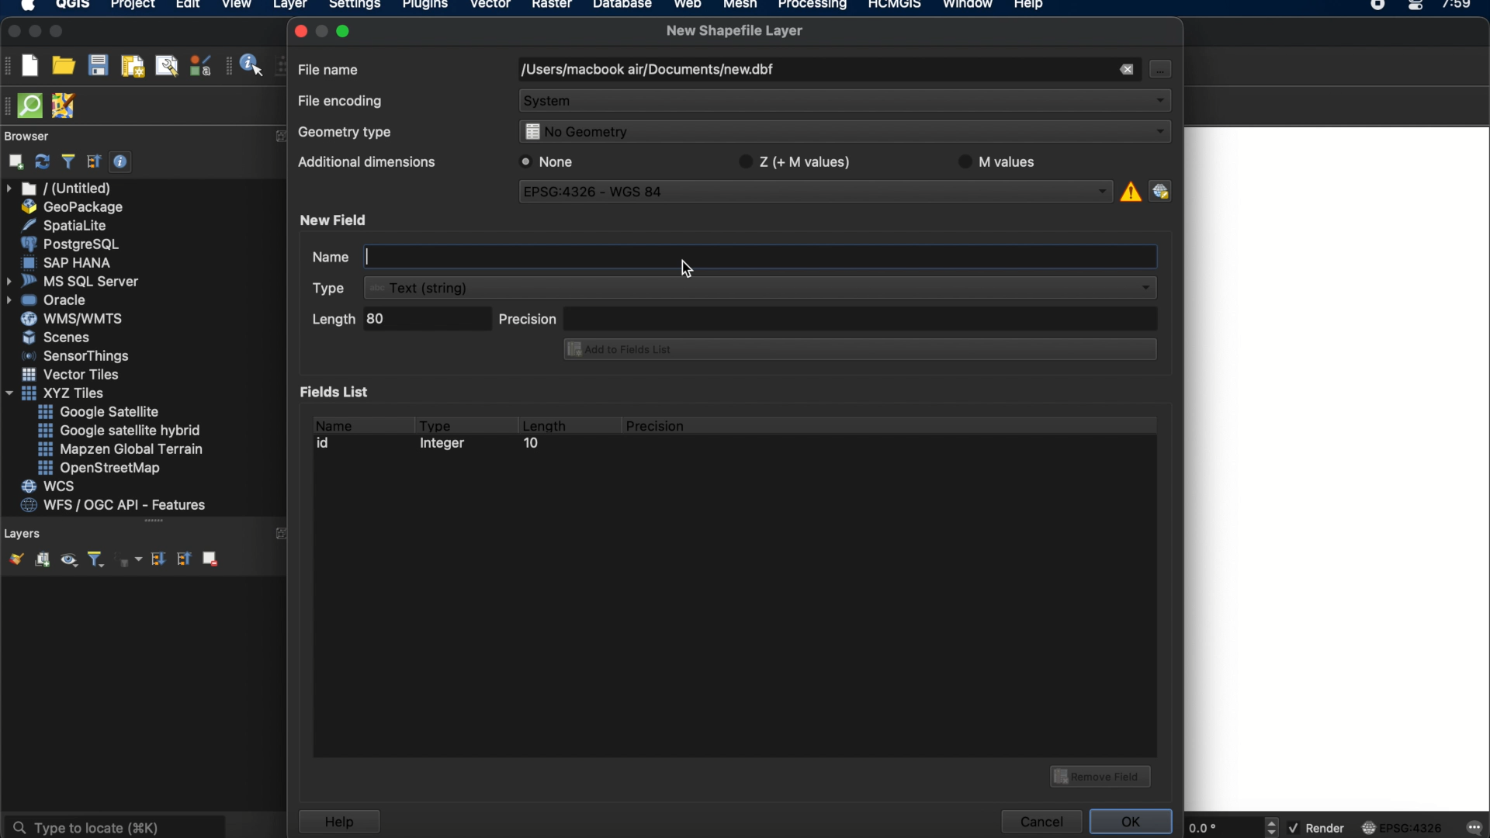 The height and width of the screenshot is (838, 1490). Describe the element at coordinates (1220, 827) in the screenshot. I see `degree` at that location.